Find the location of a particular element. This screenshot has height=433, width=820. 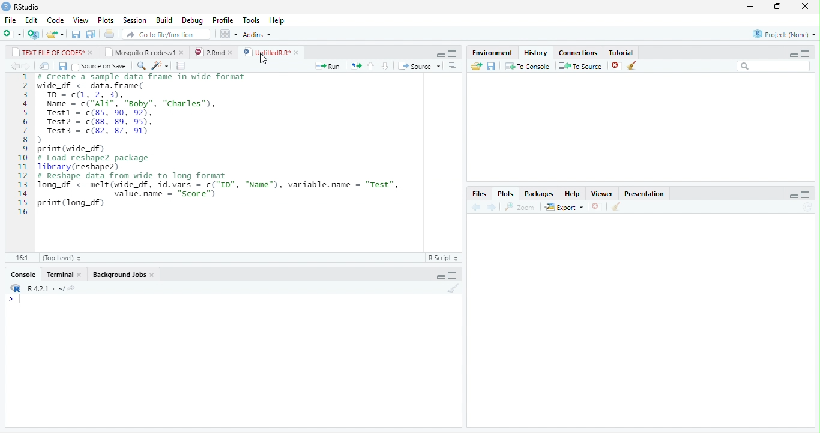

clear is located at coordinates (632, 65).